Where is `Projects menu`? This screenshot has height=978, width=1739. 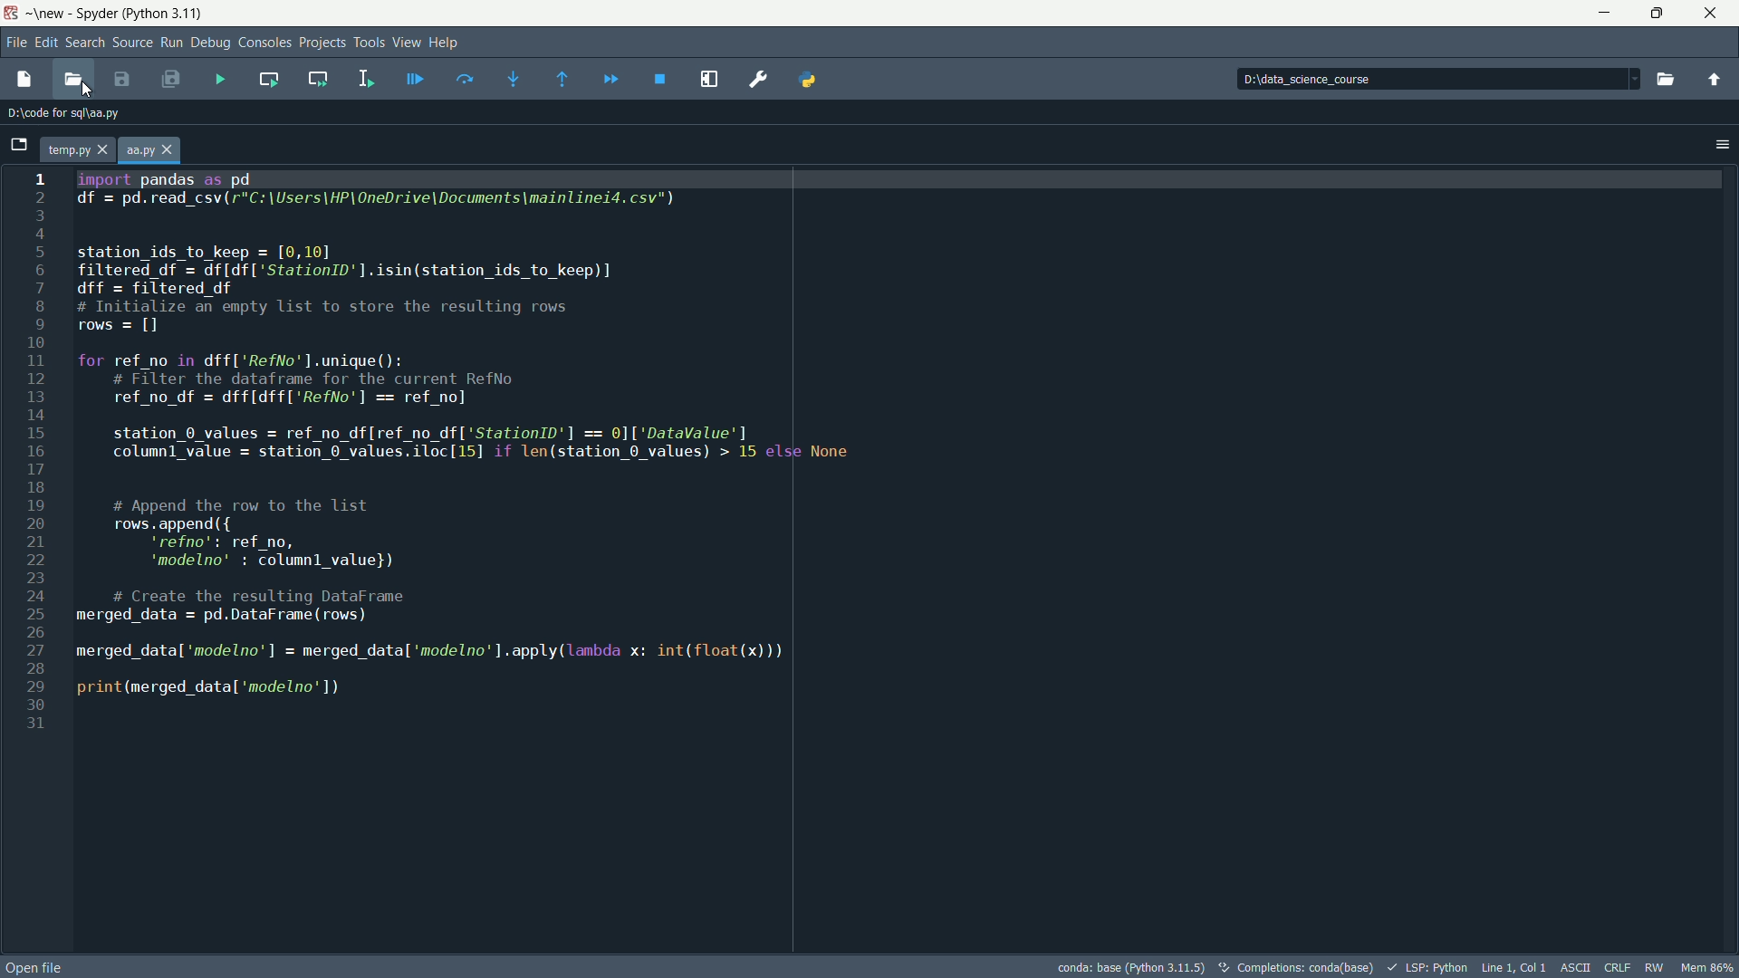 Projects menu is located at coordinates (322, 43).